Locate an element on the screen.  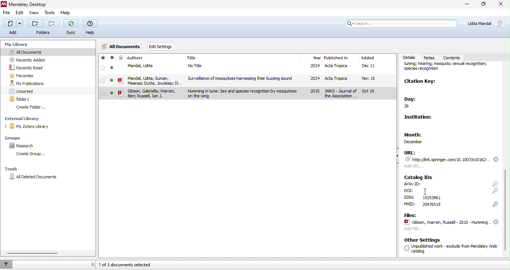
citation key is located at coordinates (421, 82).